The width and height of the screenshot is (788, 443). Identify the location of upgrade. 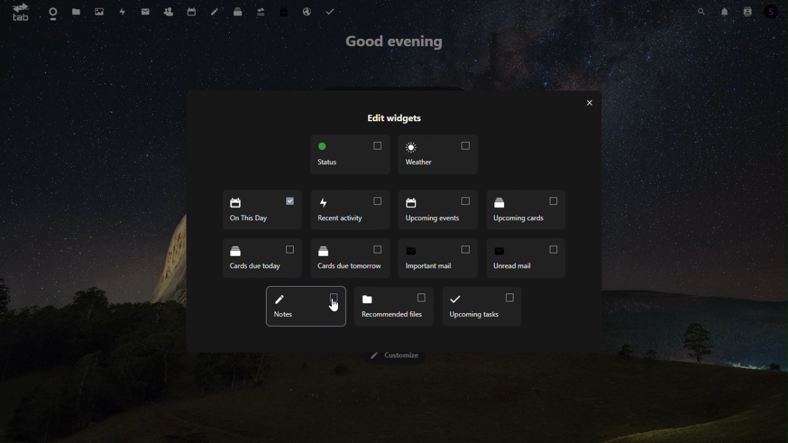
(261, 11).